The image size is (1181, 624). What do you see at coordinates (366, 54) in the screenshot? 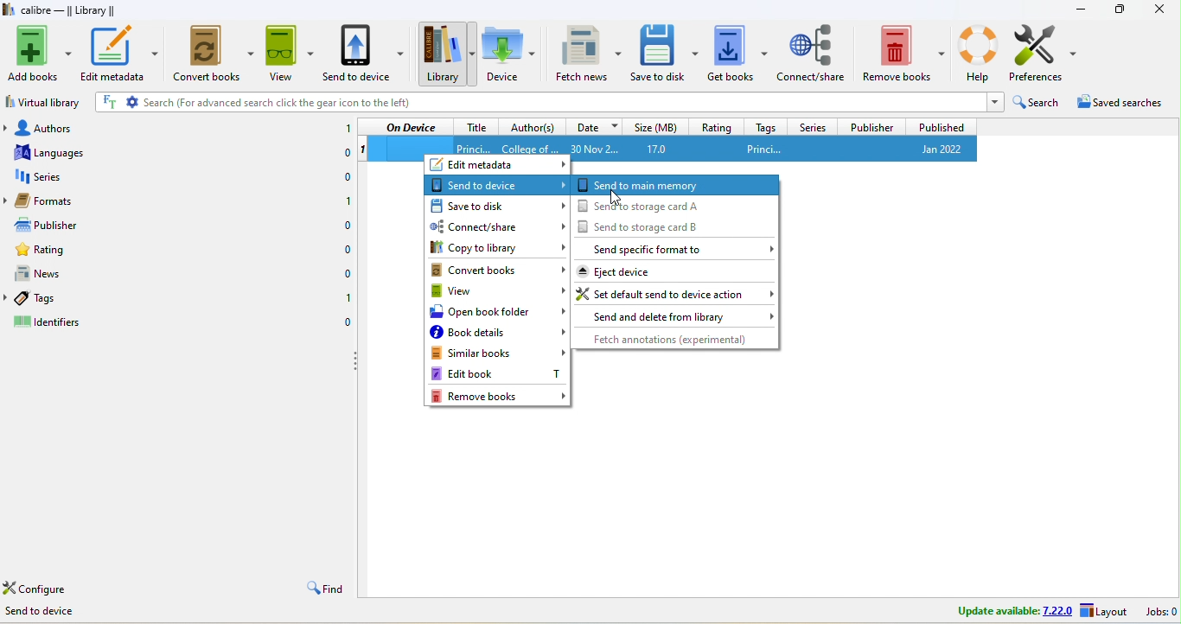
I see `send to device` at bounding box center [366, 54].